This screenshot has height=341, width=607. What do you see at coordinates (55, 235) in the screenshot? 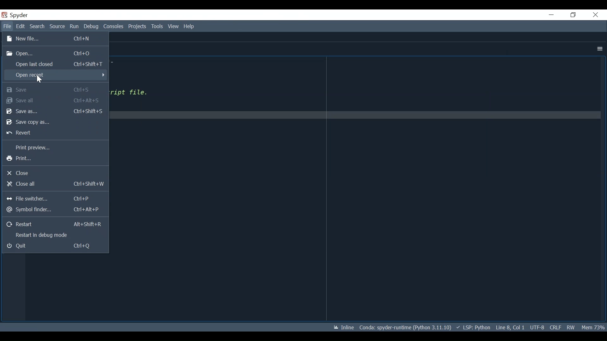
I see `Restart in debug mode` at bounding box center [55, 235].